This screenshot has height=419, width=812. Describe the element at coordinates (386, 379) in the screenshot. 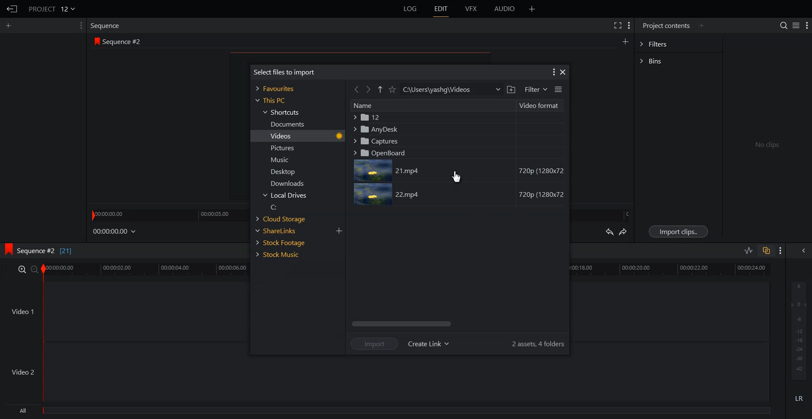

I see `Video 2` at that location.